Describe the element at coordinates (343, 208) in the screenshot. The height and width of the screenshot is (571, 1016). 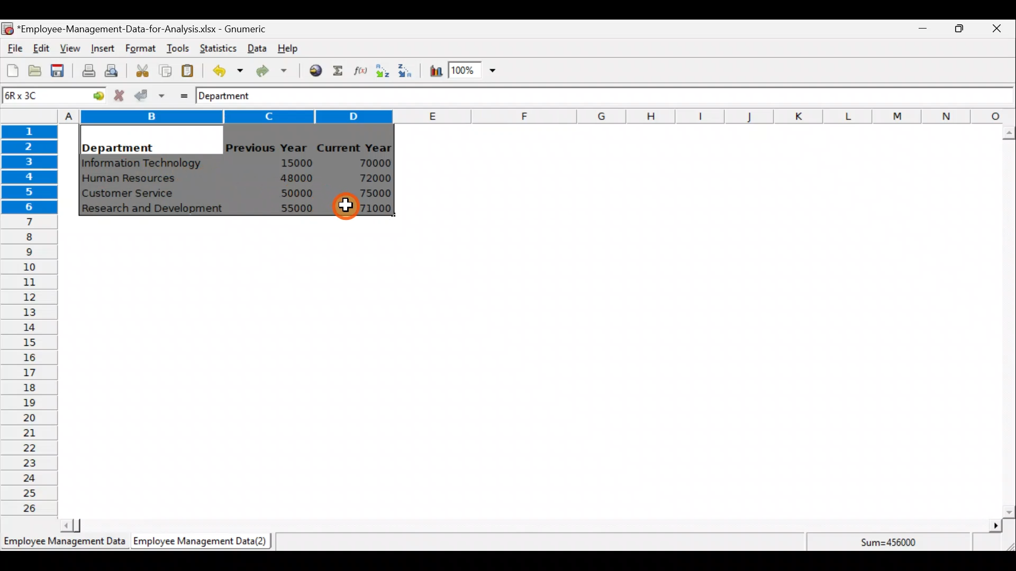
I see `Cursor hovering on cell D6` at that location.